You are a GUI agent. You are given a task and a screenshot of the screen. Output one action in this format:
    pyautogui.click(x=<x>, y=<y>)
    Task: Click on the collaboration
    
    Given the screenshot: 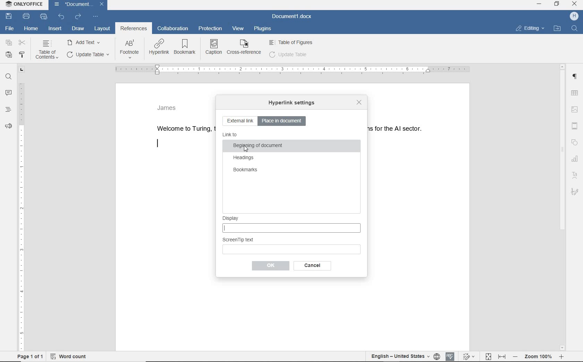 What is the action you would take?
    pyautogui.click(x=174, y=29)
    